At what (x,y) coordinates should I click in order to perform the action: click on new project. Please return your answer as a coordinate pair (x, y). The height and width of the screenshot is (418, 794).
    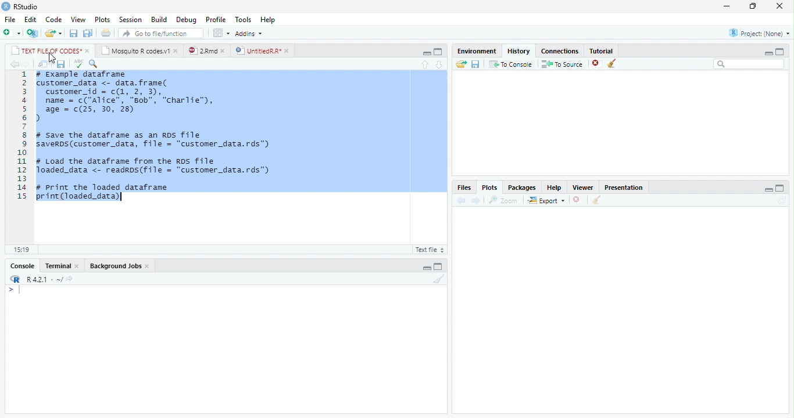
    Looking at the image, I should click on (33, 33).